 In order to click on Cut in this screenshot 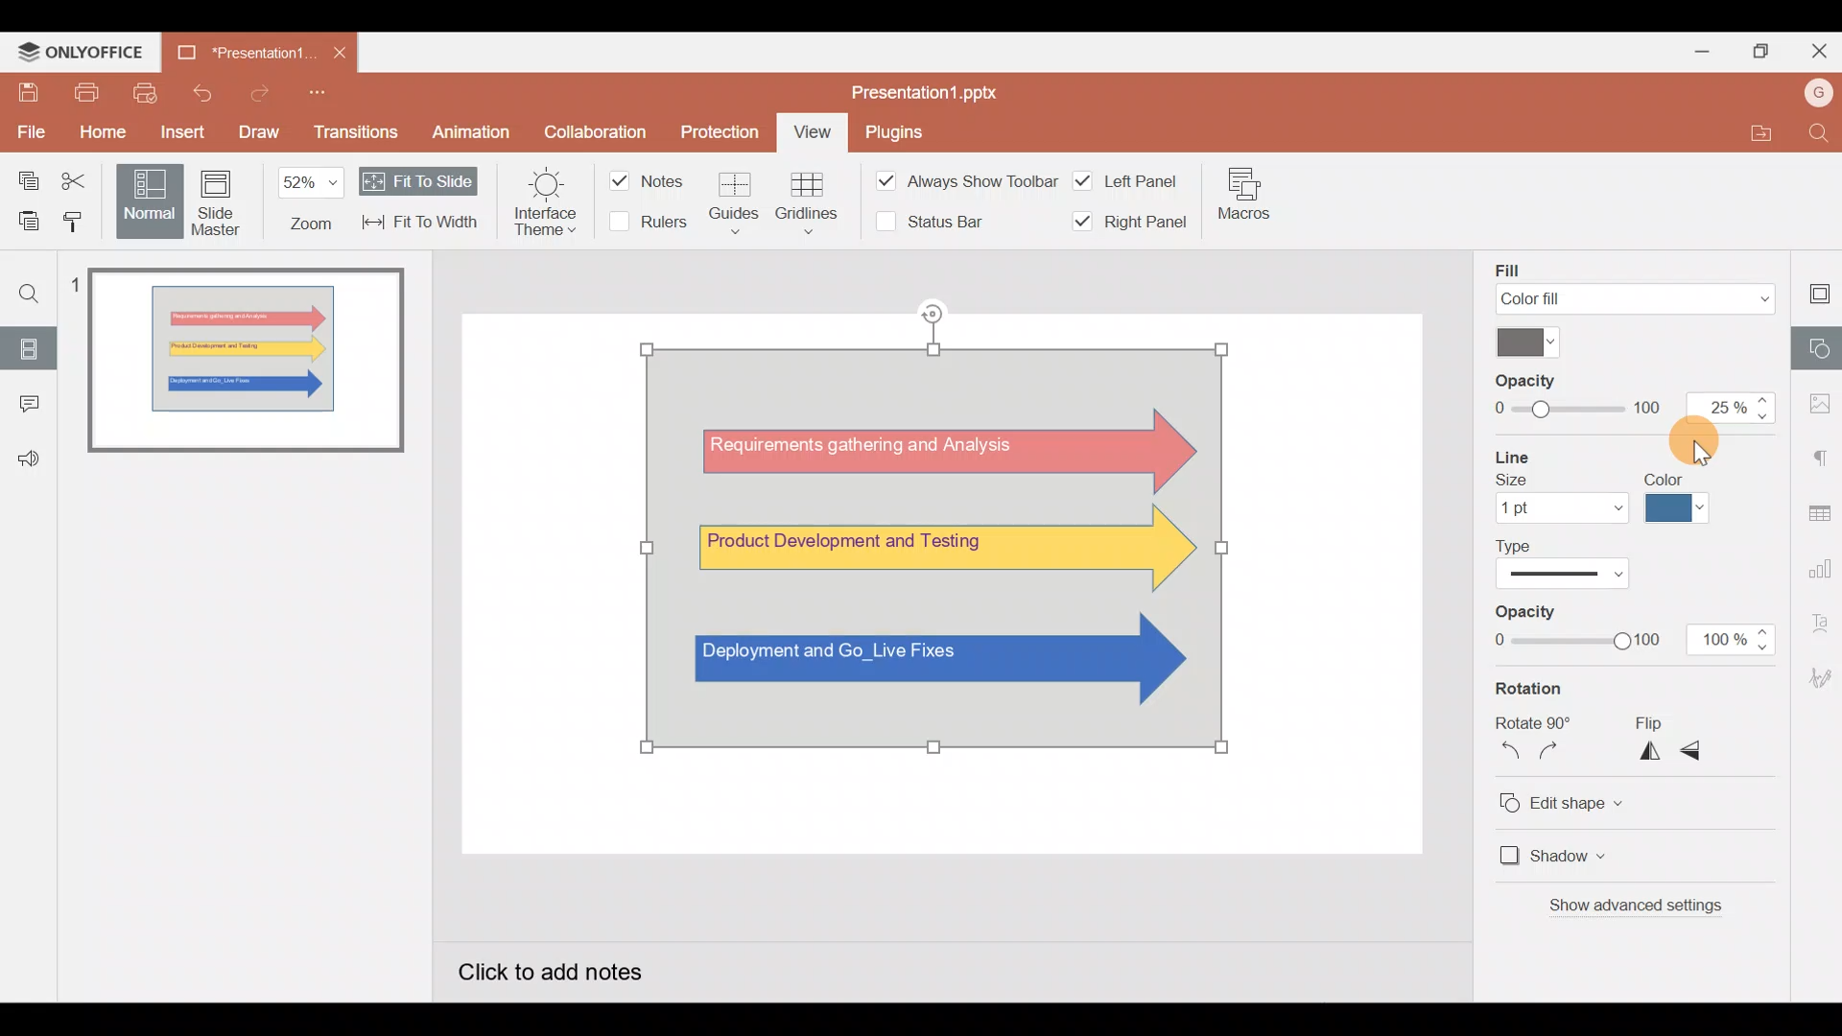, I will do `click(80, 178)`.